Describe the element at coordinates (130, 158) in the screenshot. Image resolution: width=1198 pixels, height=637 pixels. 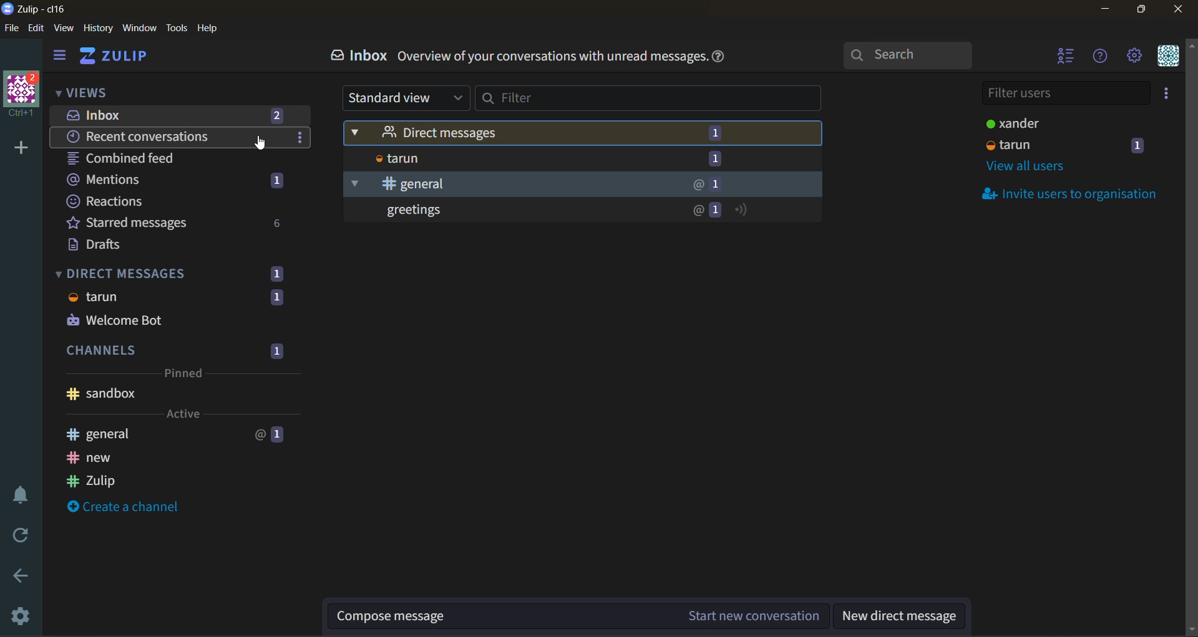
I see `combined feed` at that location.